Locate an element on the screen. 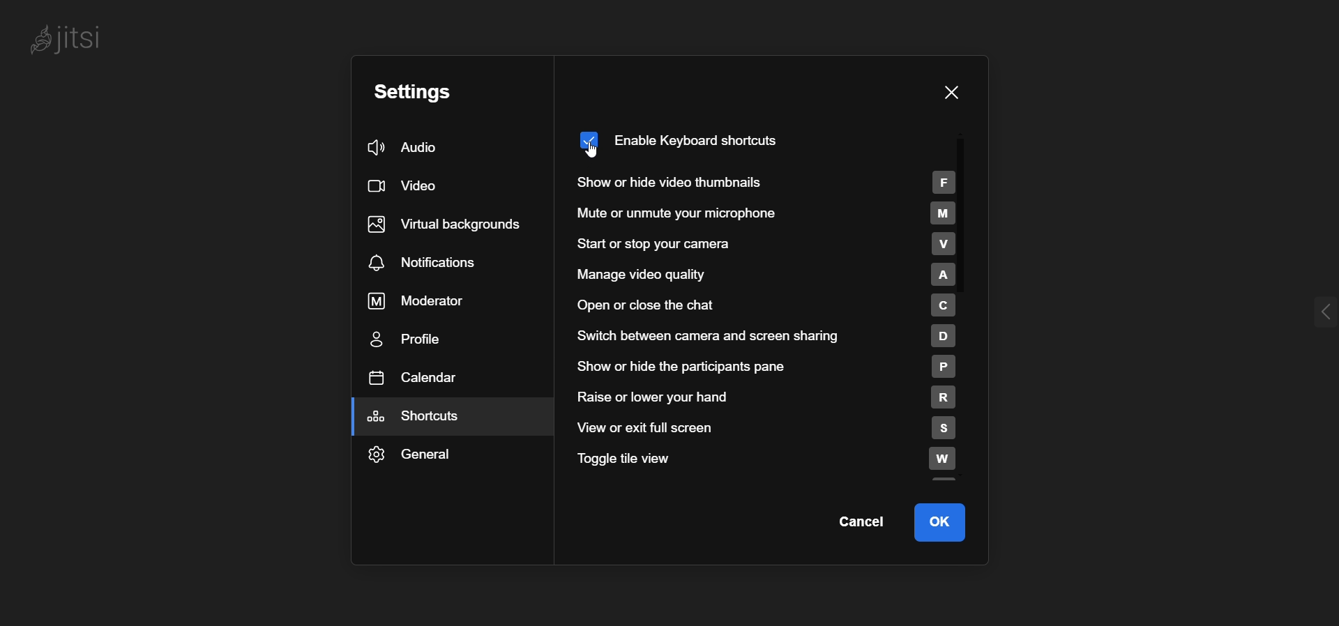  manage video quality is located at coordinates (769, 273).